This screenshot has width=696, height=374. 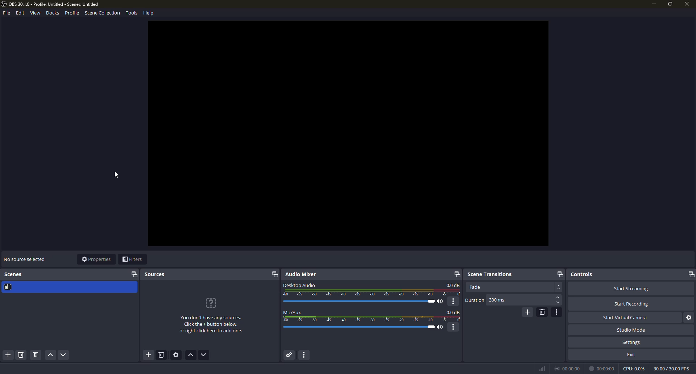 I want to click on start virtual camera, so click(x=627, y=317).